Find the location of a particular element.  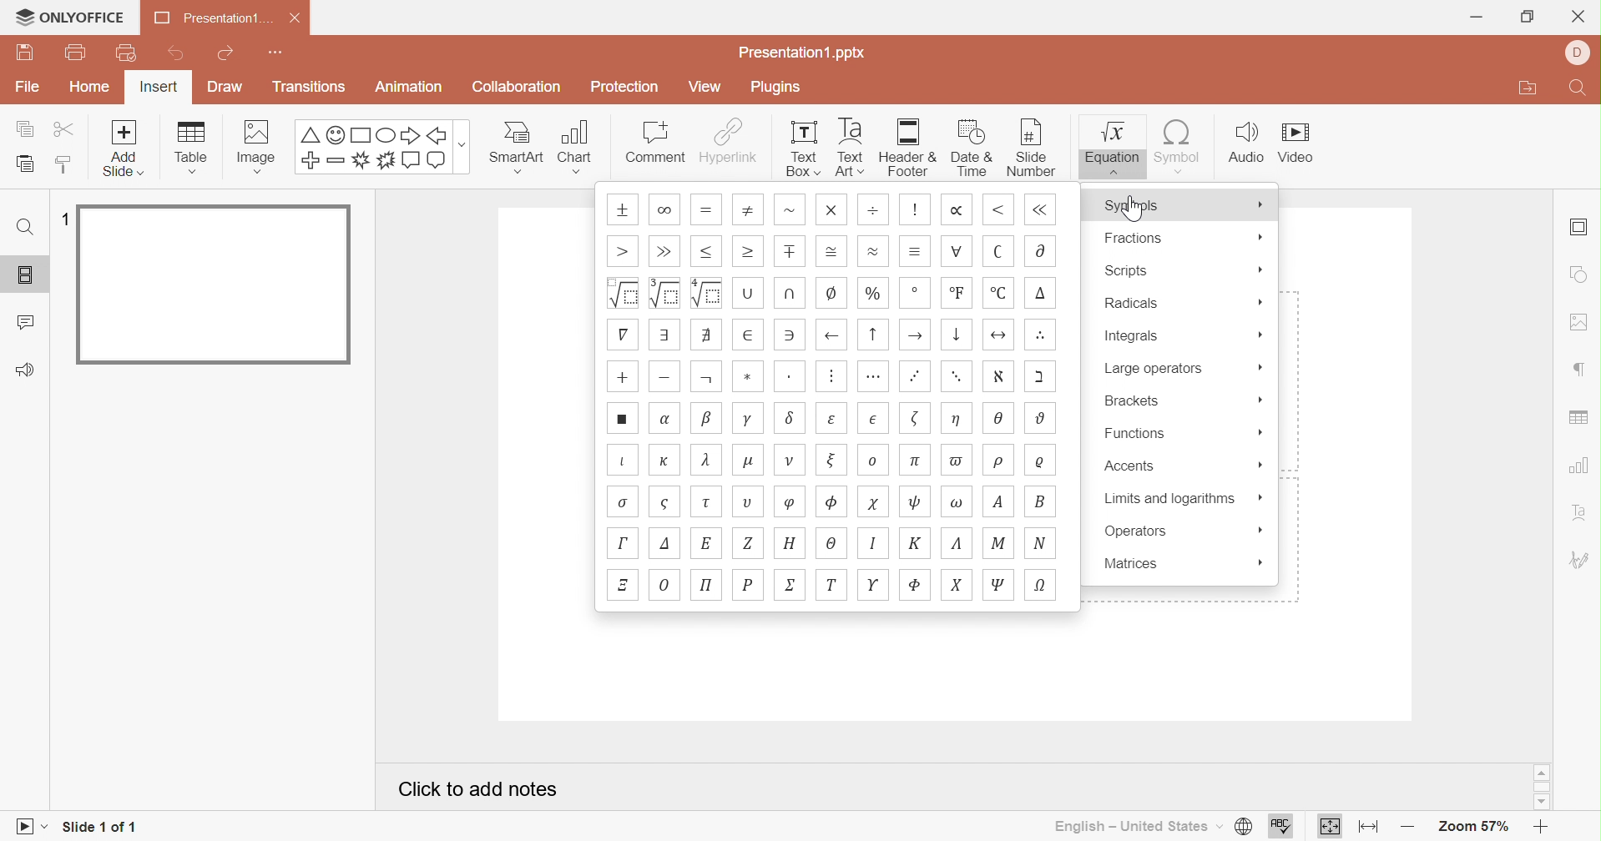

Comments is located at coordinates (27, 320).